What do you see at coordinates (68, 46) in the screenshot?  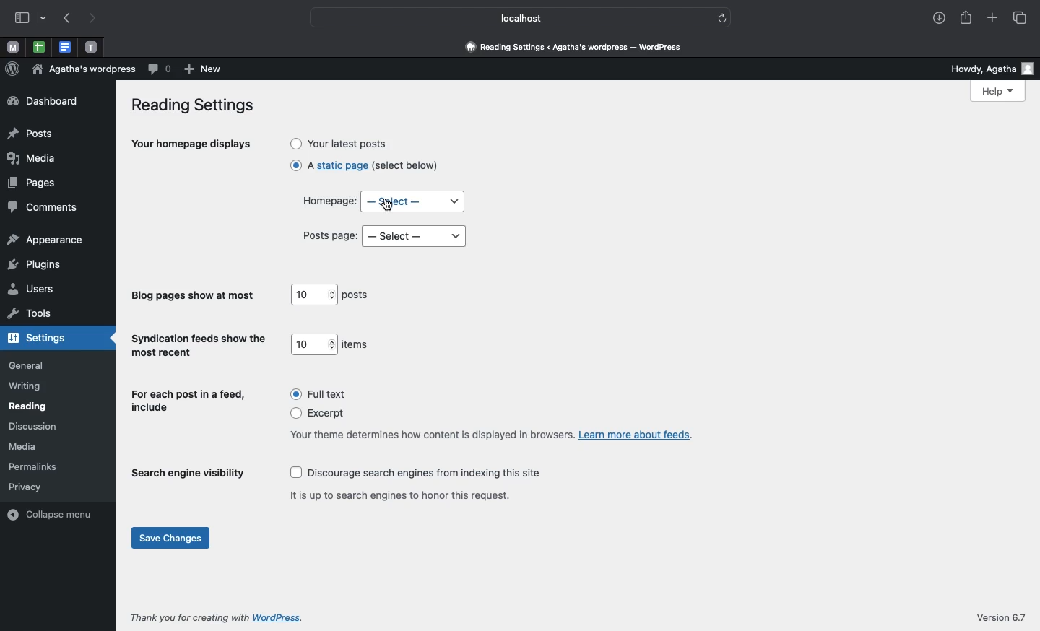 I see `Pinned tabs` at bounding box center [68, 46].